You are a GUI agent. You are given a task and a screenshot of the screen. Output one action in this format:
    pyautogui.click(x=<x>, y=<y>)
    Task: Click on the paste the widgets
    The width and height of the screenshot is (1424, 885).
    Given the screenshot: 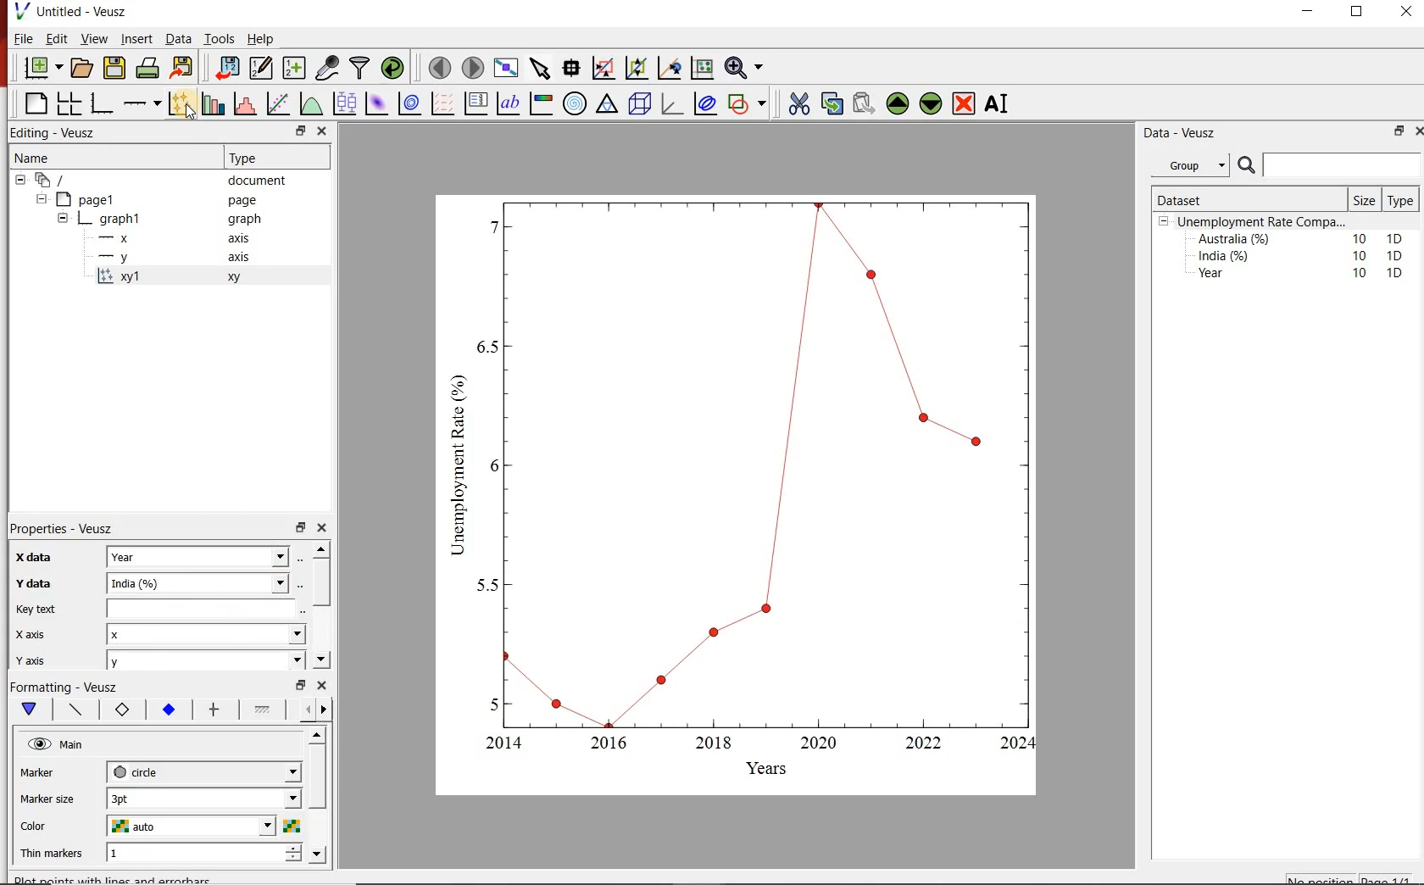 What is the action you would take?
    pyautogui.click(x=865, y=103)
    